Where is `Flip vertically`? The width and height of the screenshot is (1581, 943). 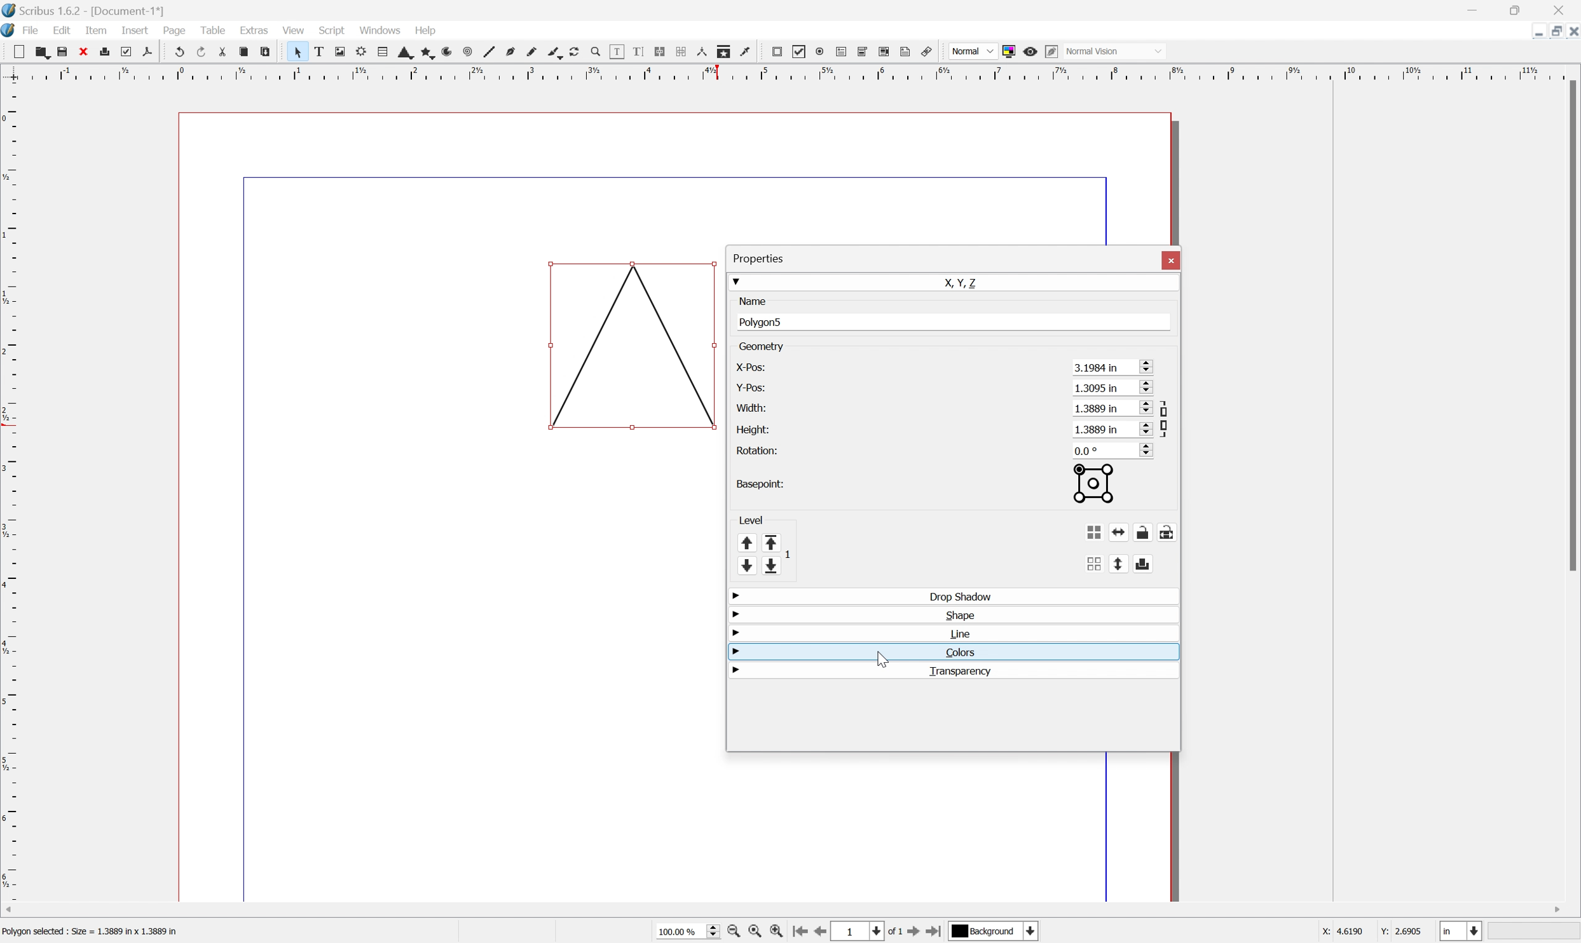
Flip vertically is located at coordinates (1118, 564).